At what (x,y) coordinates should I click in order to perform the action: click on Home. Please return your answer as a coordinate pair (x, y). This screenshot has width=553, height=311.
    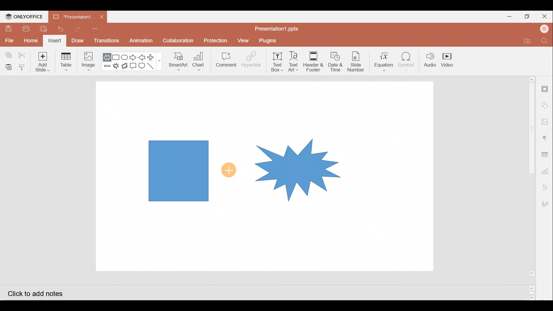
    Looking at the image, I should click on (31, 41).